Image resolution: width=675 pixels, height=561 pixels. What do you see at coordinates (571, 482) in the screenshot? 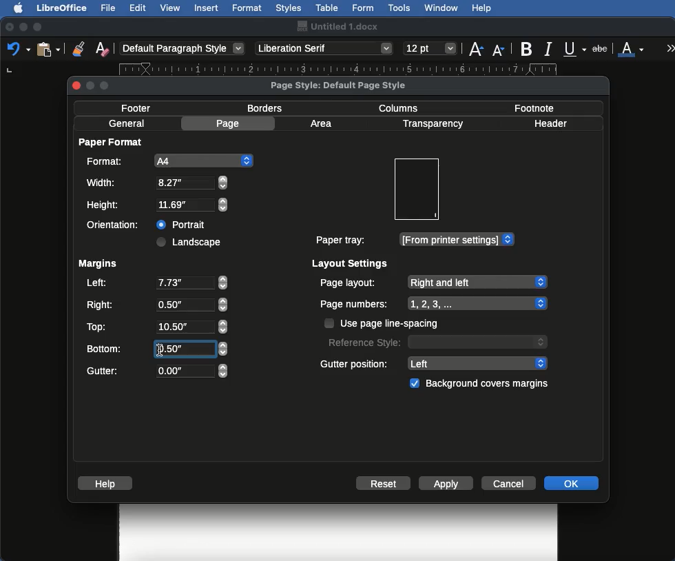
I see `OK` at bounding box center [571, 482].